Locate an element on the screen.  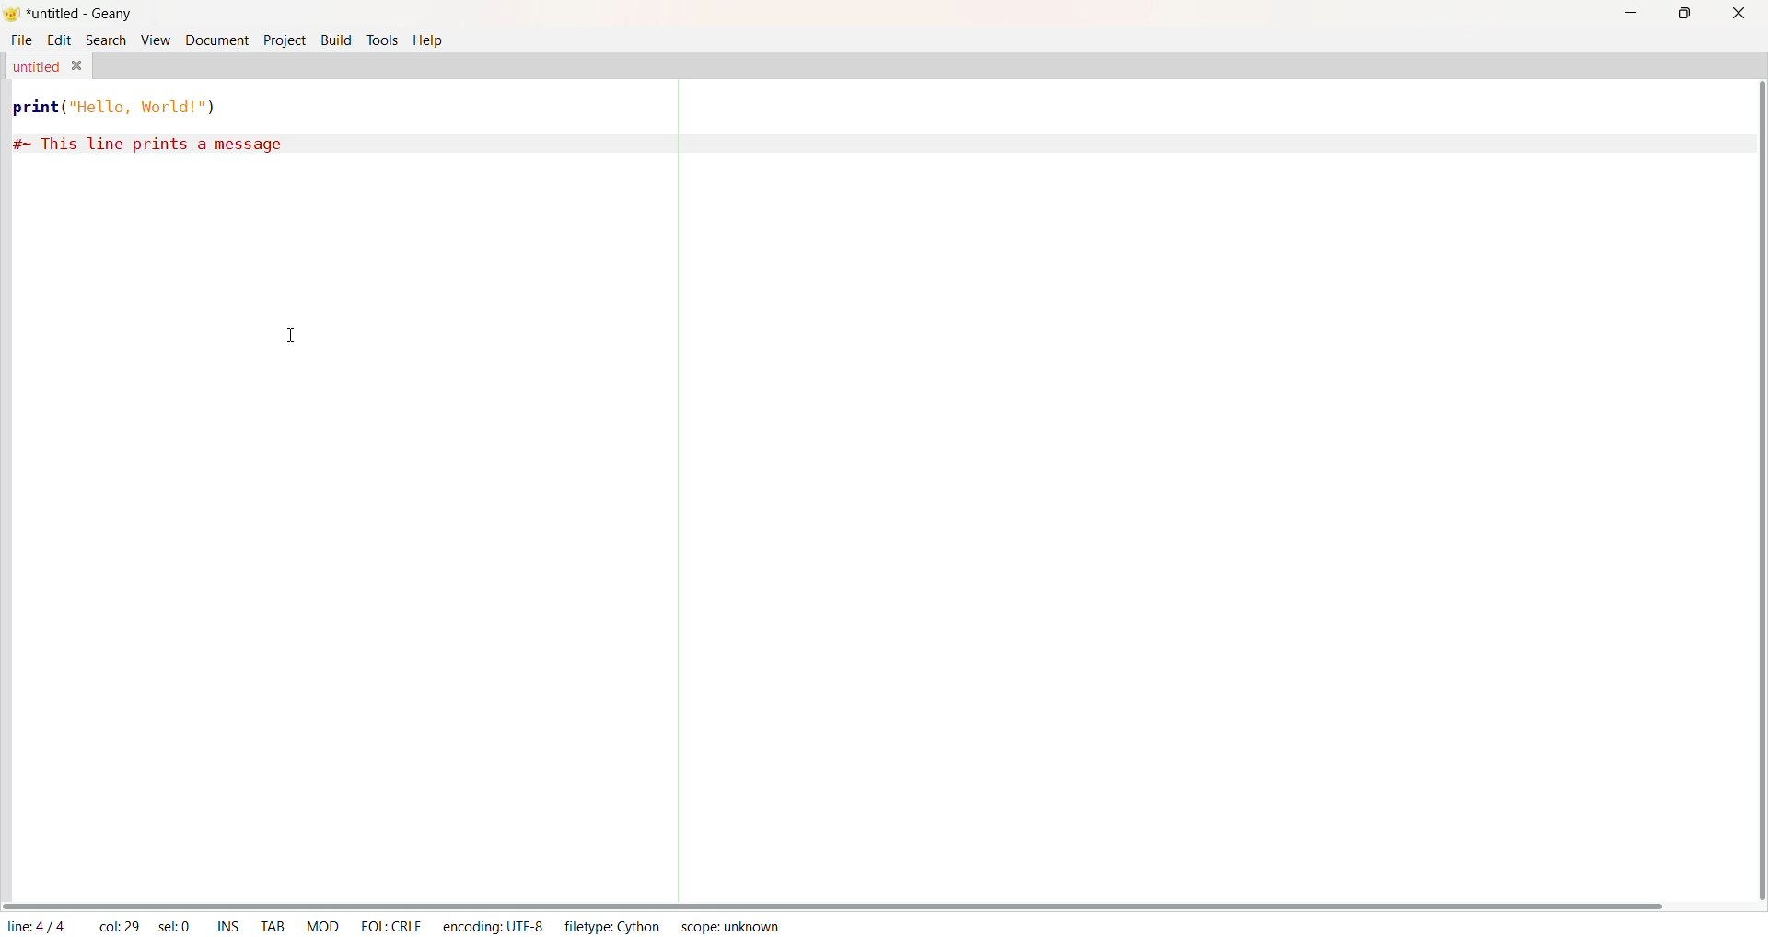
Horizontal Scroll Bar is located at coordinates (834, 901).